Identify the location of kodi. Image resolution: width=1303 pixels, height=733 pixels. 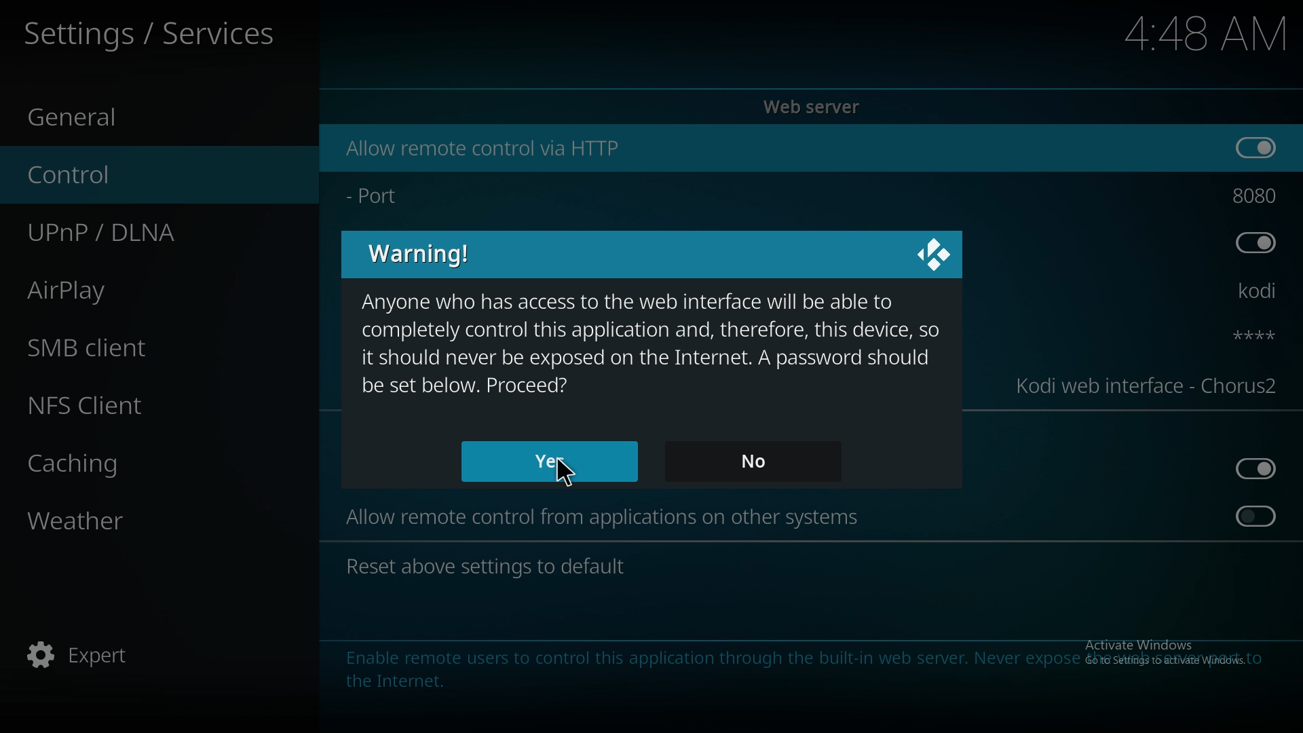
(1262, 290).